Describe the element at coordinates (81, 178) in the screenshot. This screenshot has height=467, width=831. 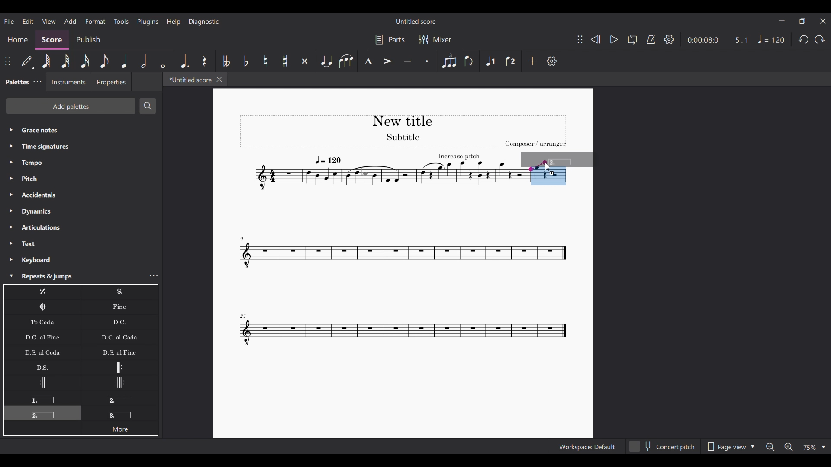
I see `Pitch` at that location.